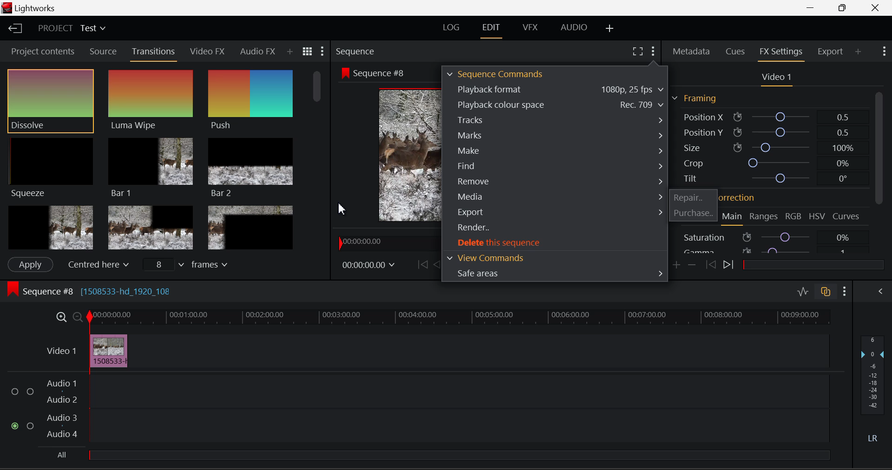 The height and width of the screenshot is (470, 892). What do you see at coordinates (609, 28) in the screenshot?
I see `Add Layout` at bounding box center [609, 28].